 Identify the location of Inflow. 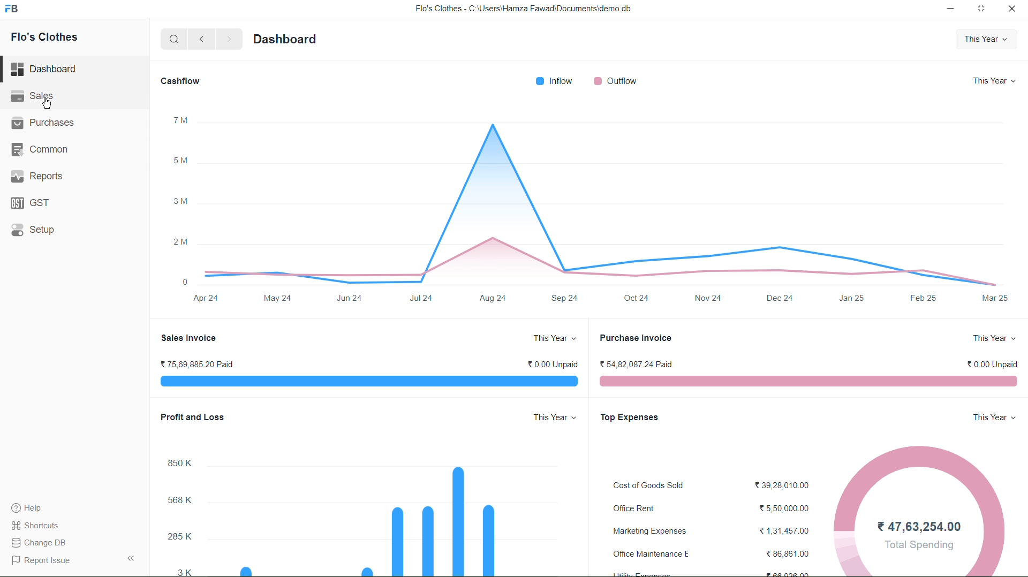
(549, 80).